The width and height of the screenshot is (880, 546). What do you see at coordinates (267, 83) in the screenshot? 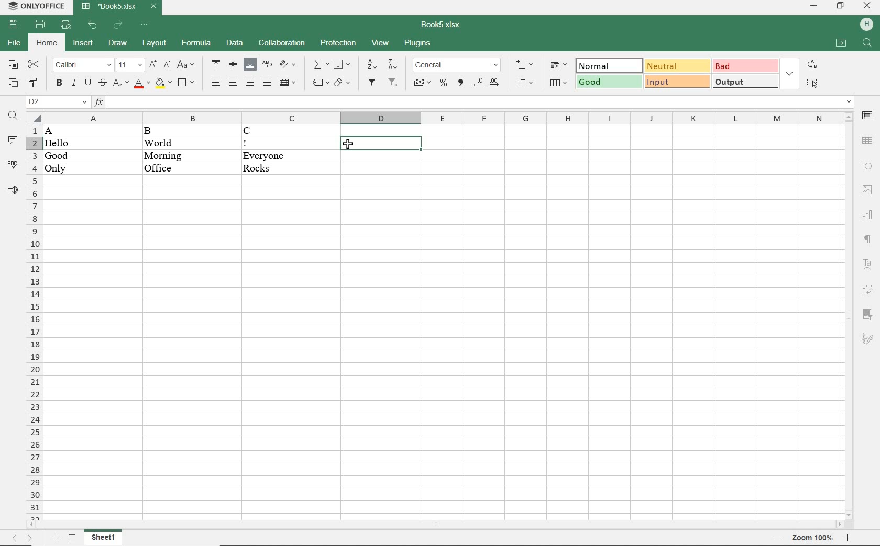
I see `justified` at bounding box center [267, 83].